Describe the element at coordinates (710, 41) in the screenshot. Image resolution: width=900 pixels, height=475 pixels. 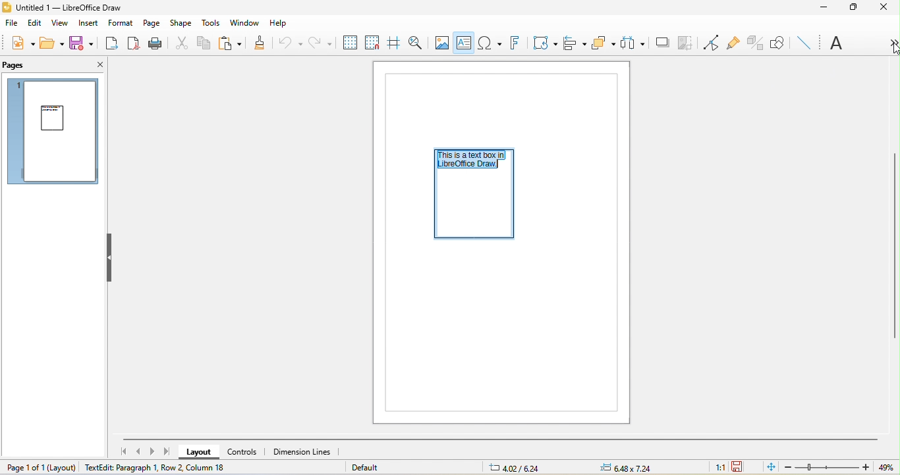
I see `toggle point edit mode` at that location.